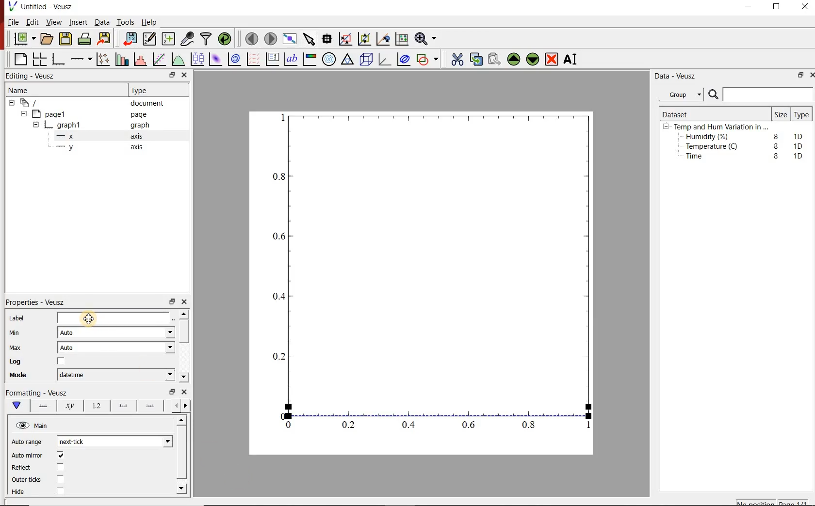 This screenshot has height=506, width=815. What do you see at coordinates (311, 59) in the screenshot?
I see `image color bar` at bounding box center [311, 59].